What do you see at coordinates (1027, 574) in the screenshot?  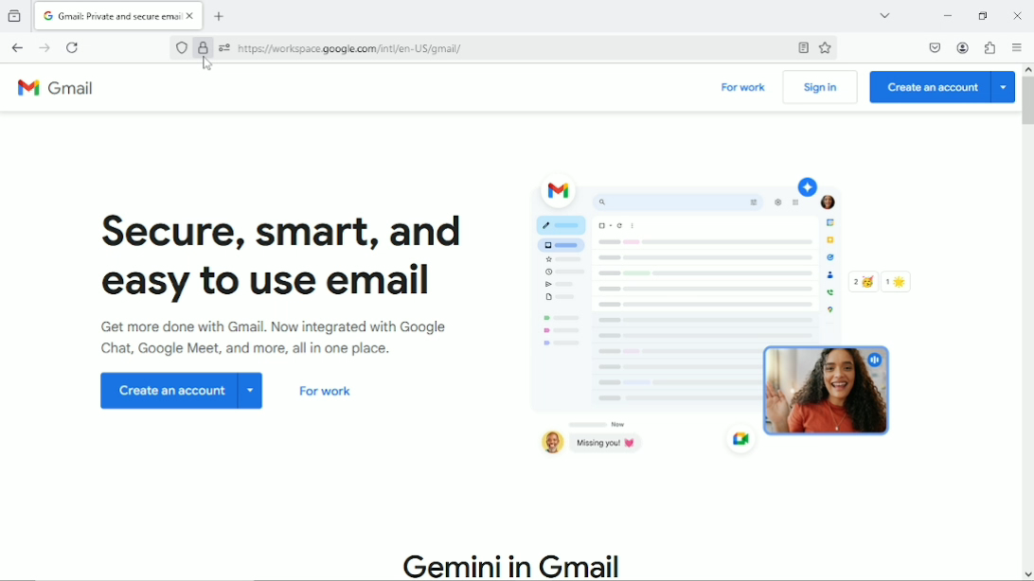 I see `move down` at bounding box center [1027, 574].